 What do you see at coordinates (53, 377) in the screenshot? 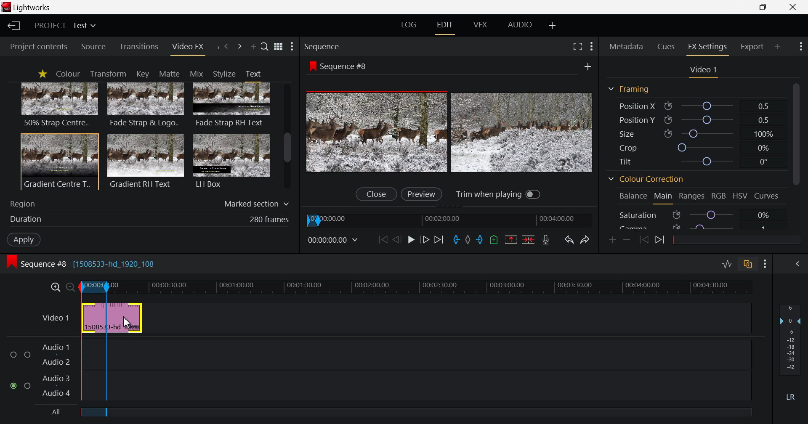
I see `audio 3` at bounding box center [53, 377].